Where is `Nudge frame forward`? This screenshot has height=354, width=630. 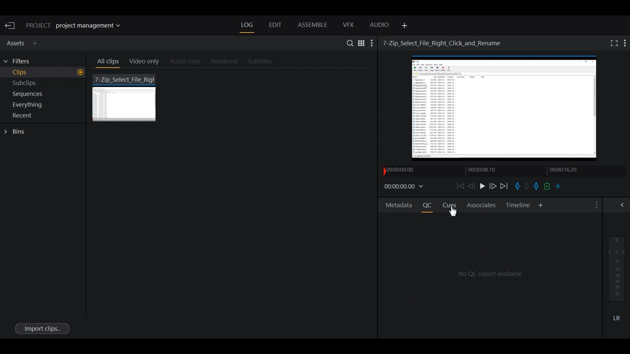 Nudge frame forward is located at coordinates (493, 186).